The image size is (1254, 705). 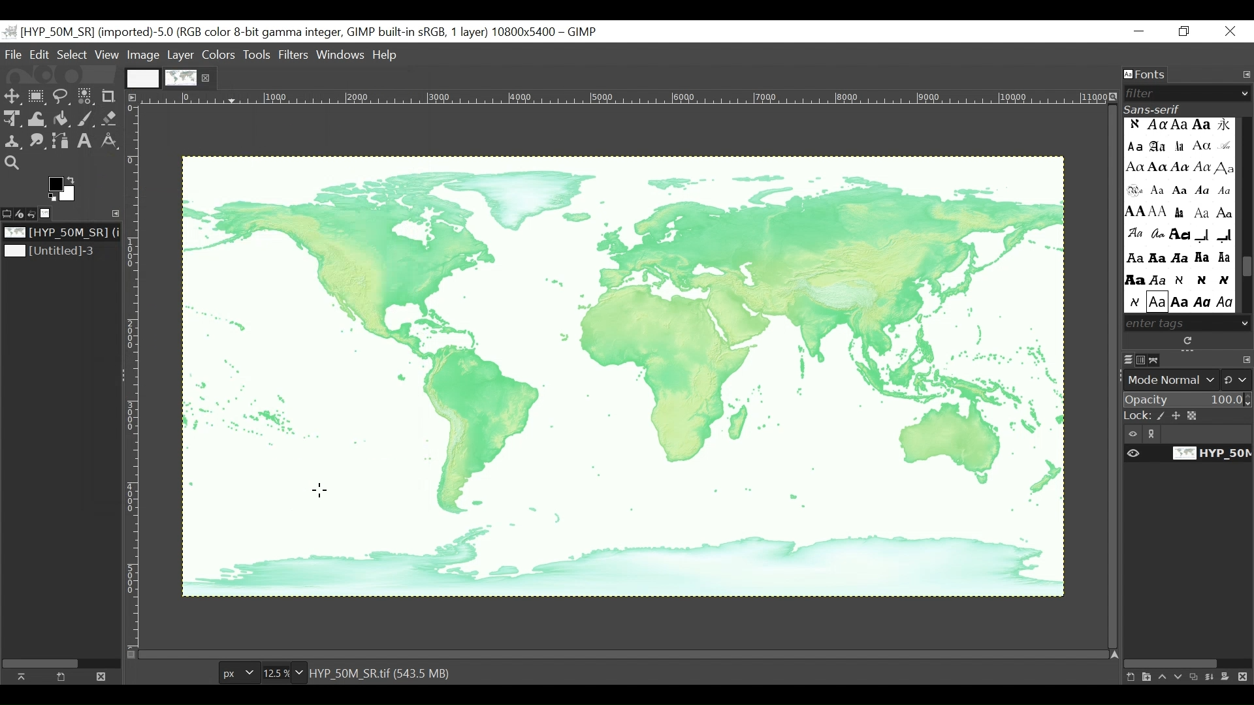 What do you see at coordinates (107, 55) in the screenshot?
I see `View` at bounding box center [107, 55].